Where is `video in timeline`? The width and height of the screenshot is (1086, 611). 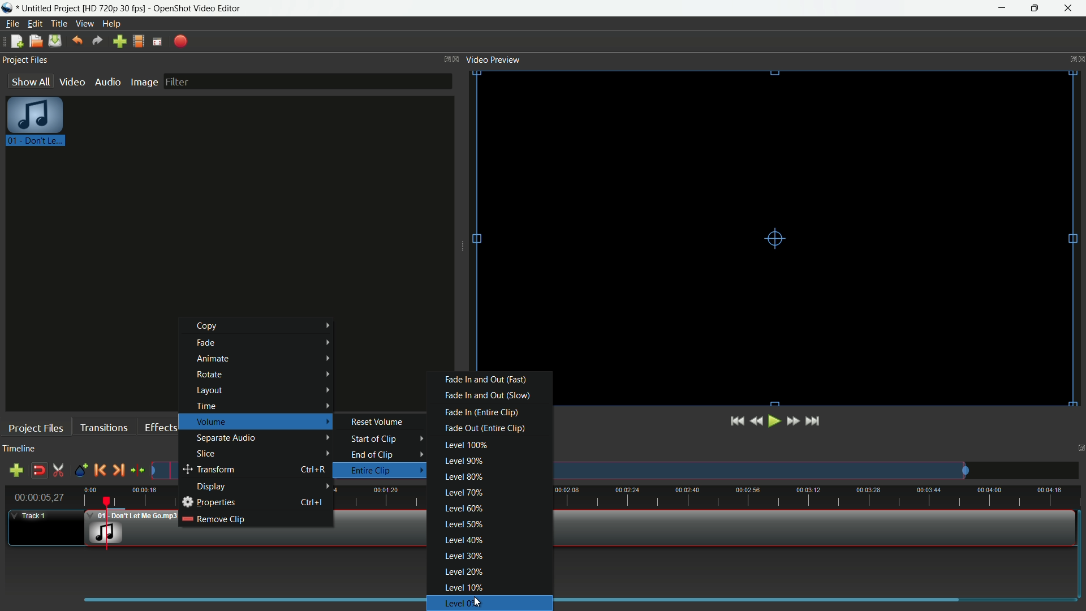 video in timeline is located at coordinates (795, 528).